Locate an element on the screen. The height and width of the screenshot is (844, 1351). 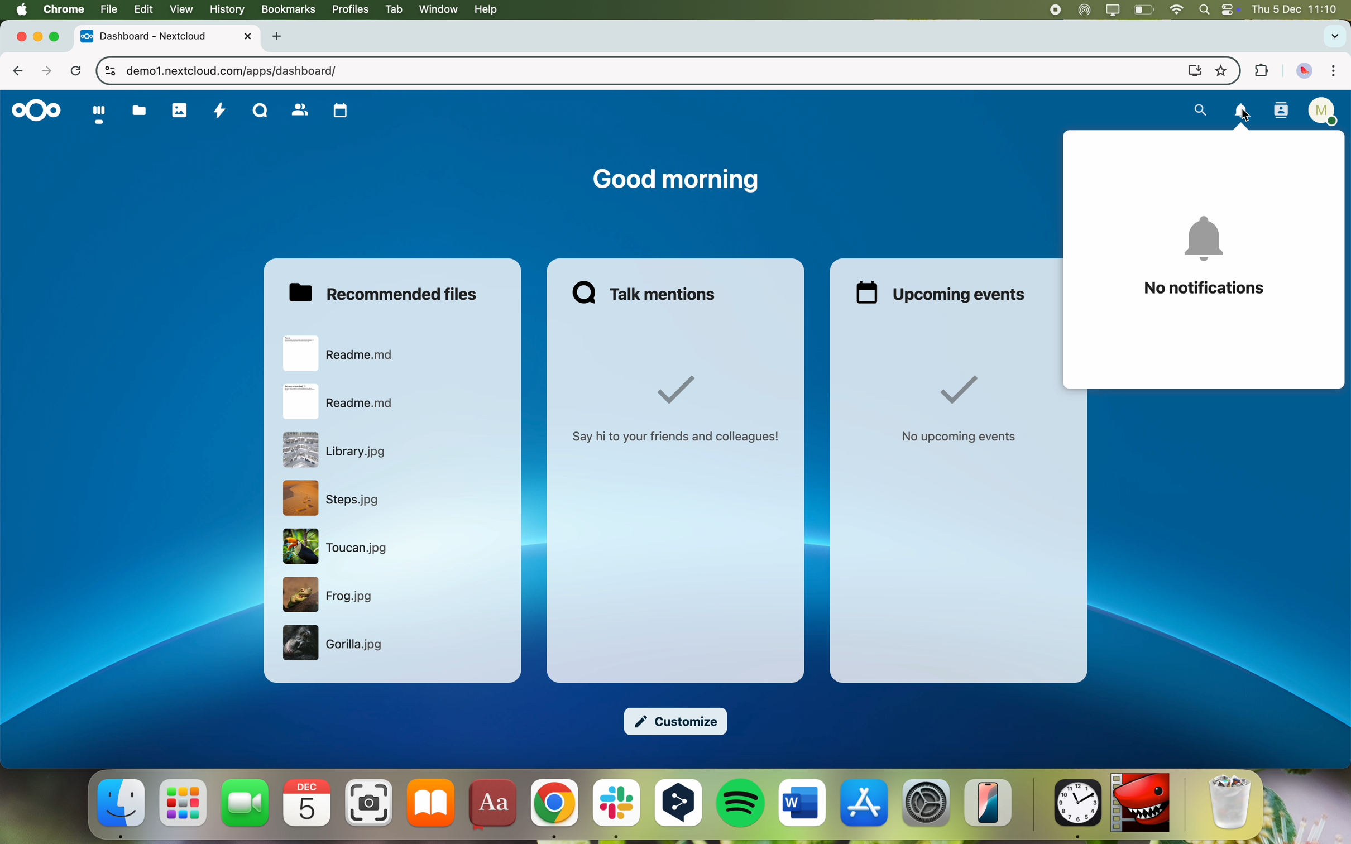
FaceTime is located at coordinates (246, 803).